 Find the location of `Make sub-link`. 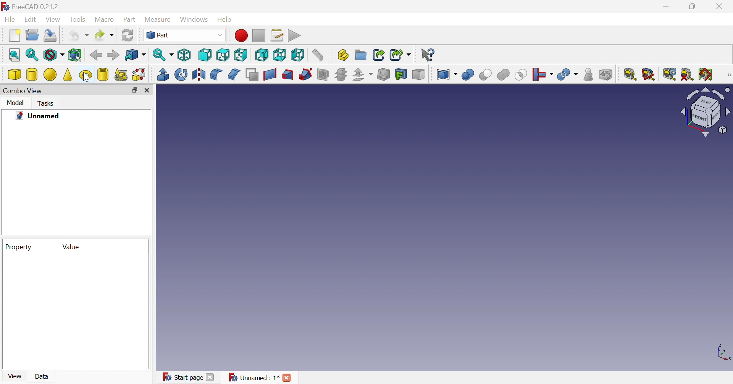

Make sub-link is located at coordinates (400, 54).